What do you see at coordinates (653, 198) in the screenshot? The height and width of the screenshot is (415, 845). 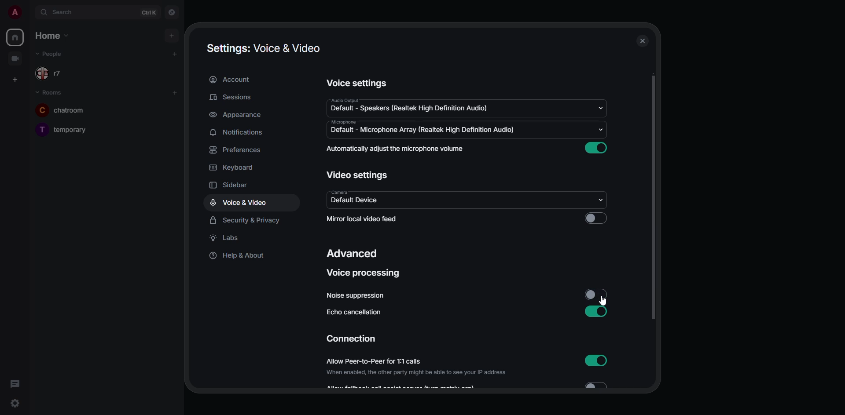 I see `scroll bar` at bounding box center [653, 198].